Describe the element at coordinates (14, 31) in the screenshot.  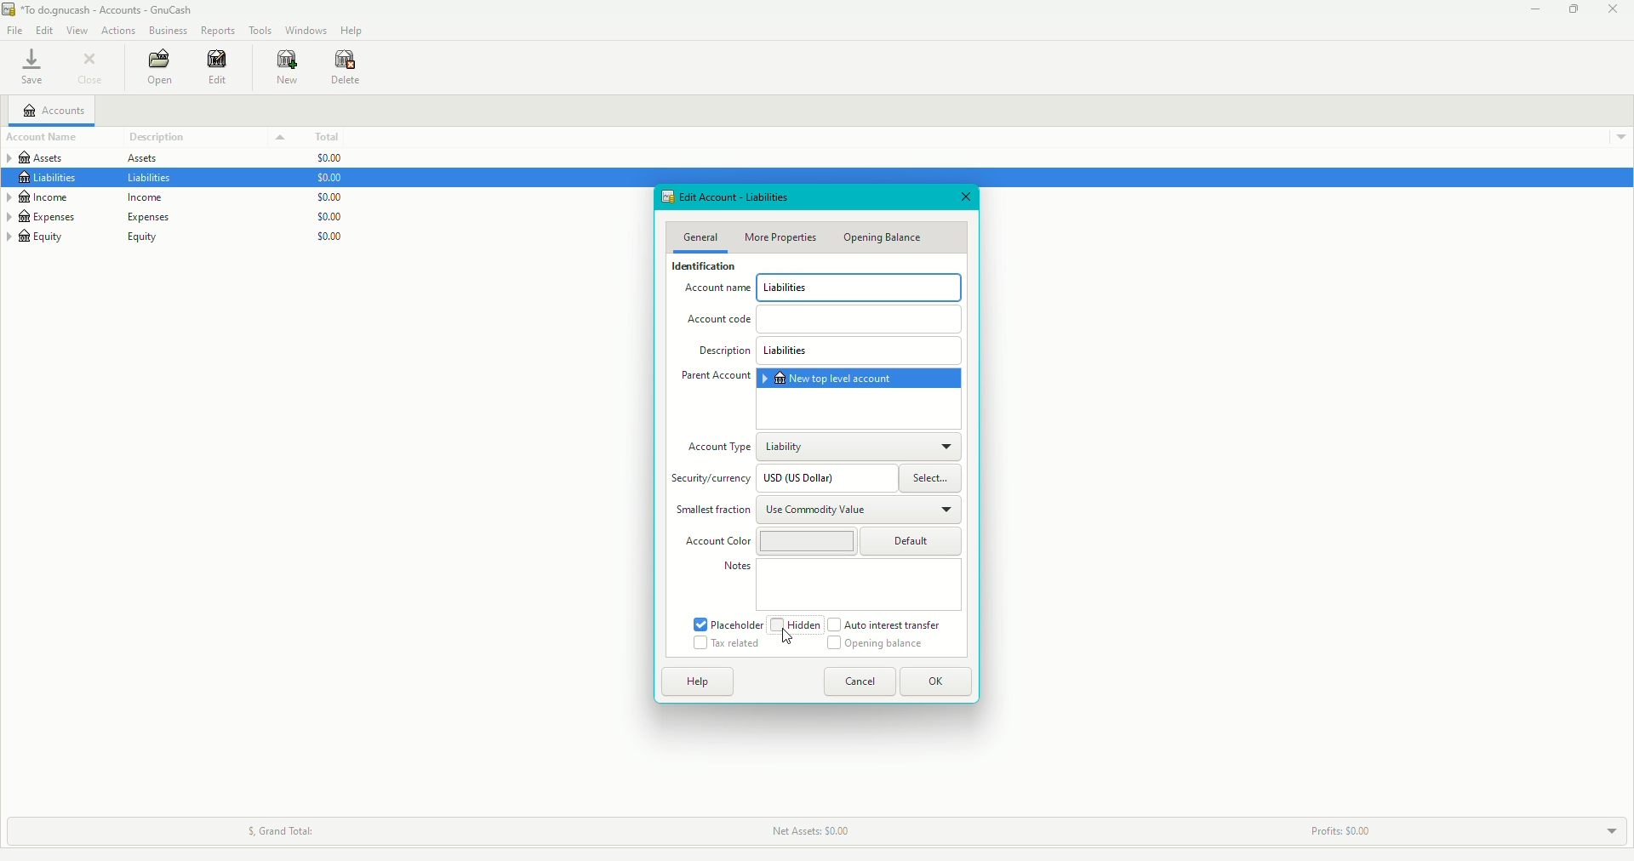
I see `File` at that location.